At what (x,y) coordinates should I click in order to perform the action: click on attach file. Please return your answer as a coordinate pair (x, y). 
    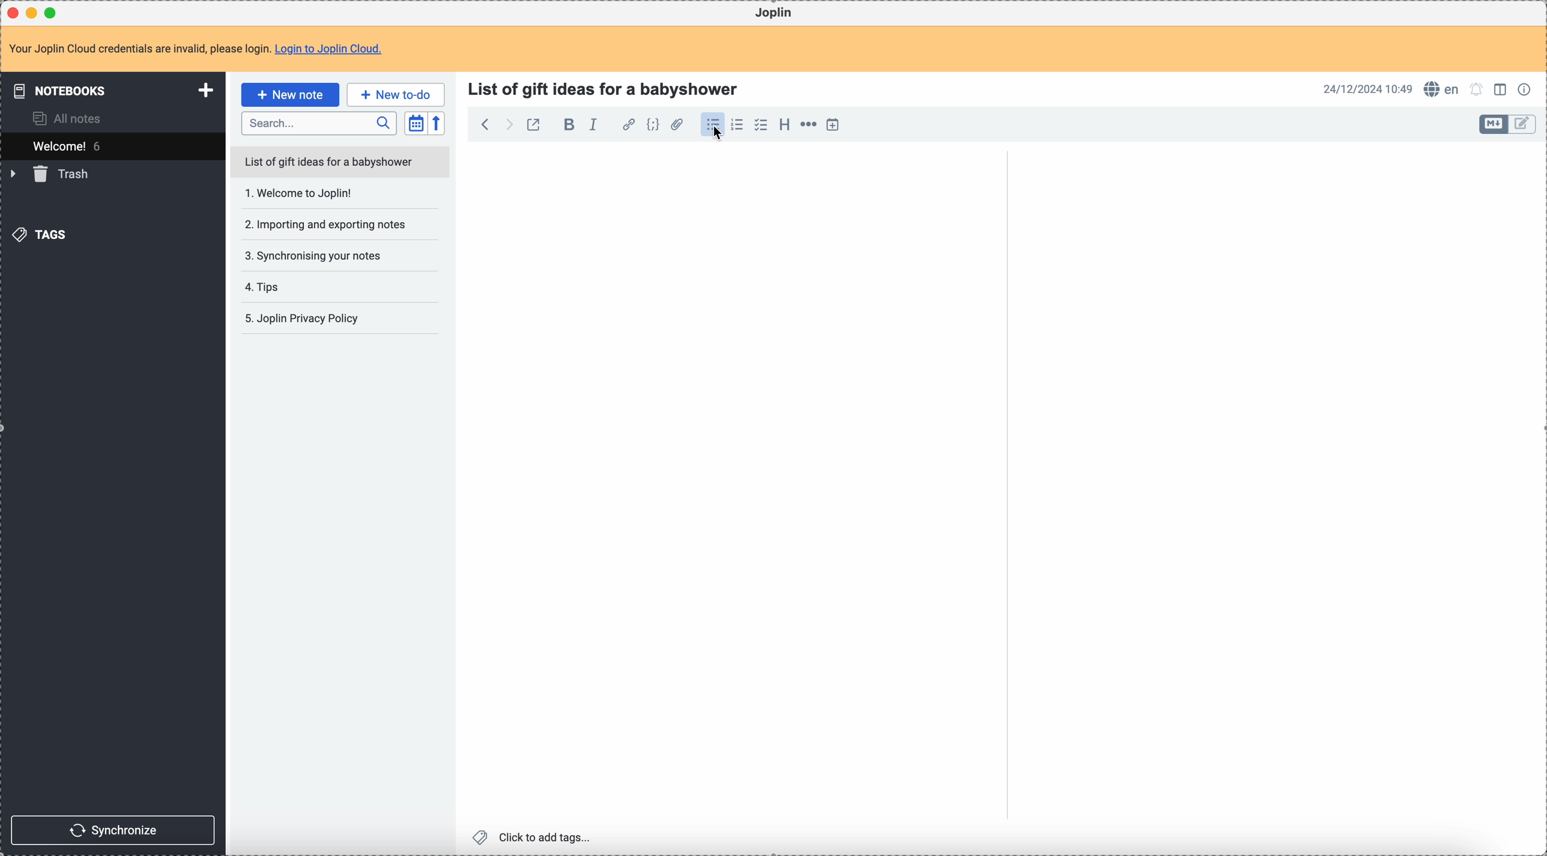
    Looking at the image, I should click on (679, 125).